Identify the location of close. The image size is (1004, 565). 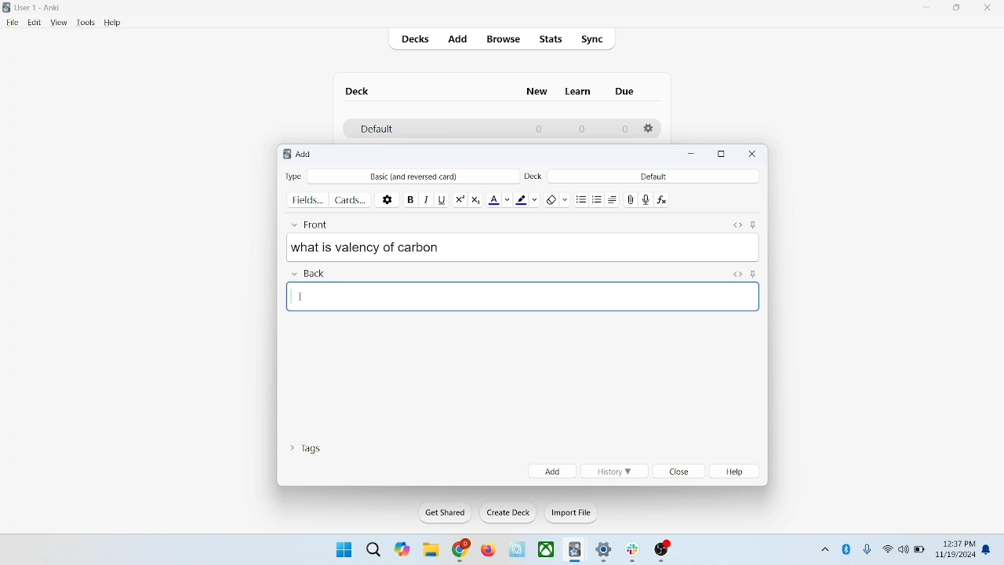
(753, 154).